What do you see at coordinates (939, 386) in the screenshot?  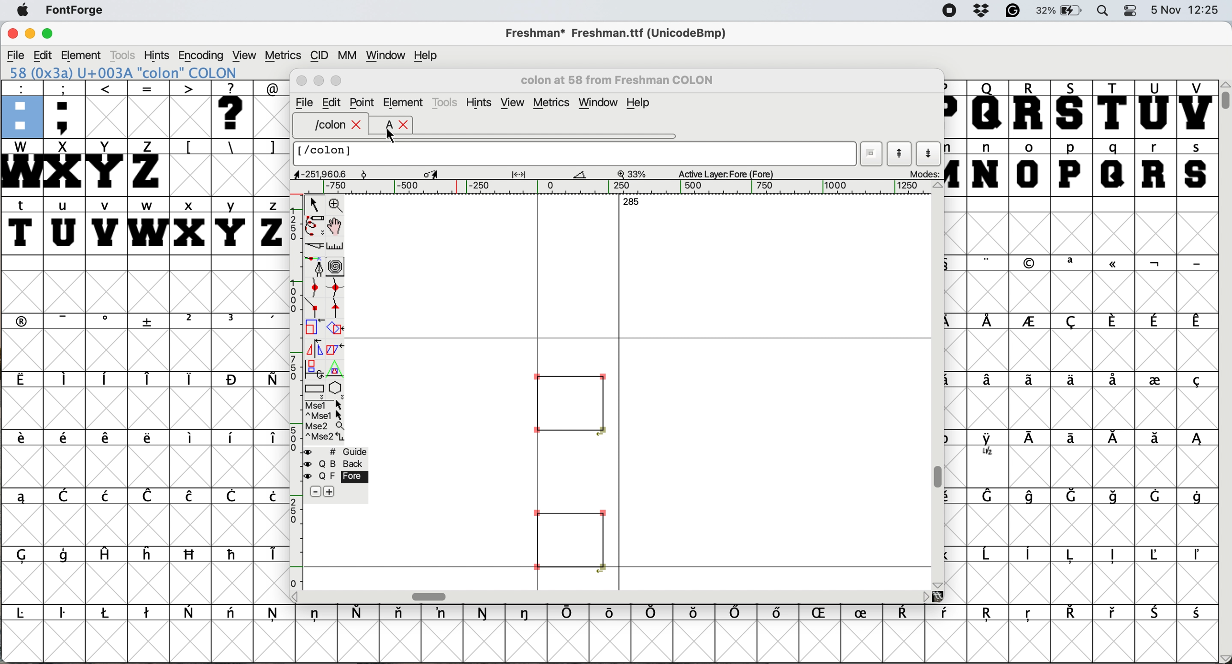 I see `vertical scroll bar` at bounding box center [939, 386].